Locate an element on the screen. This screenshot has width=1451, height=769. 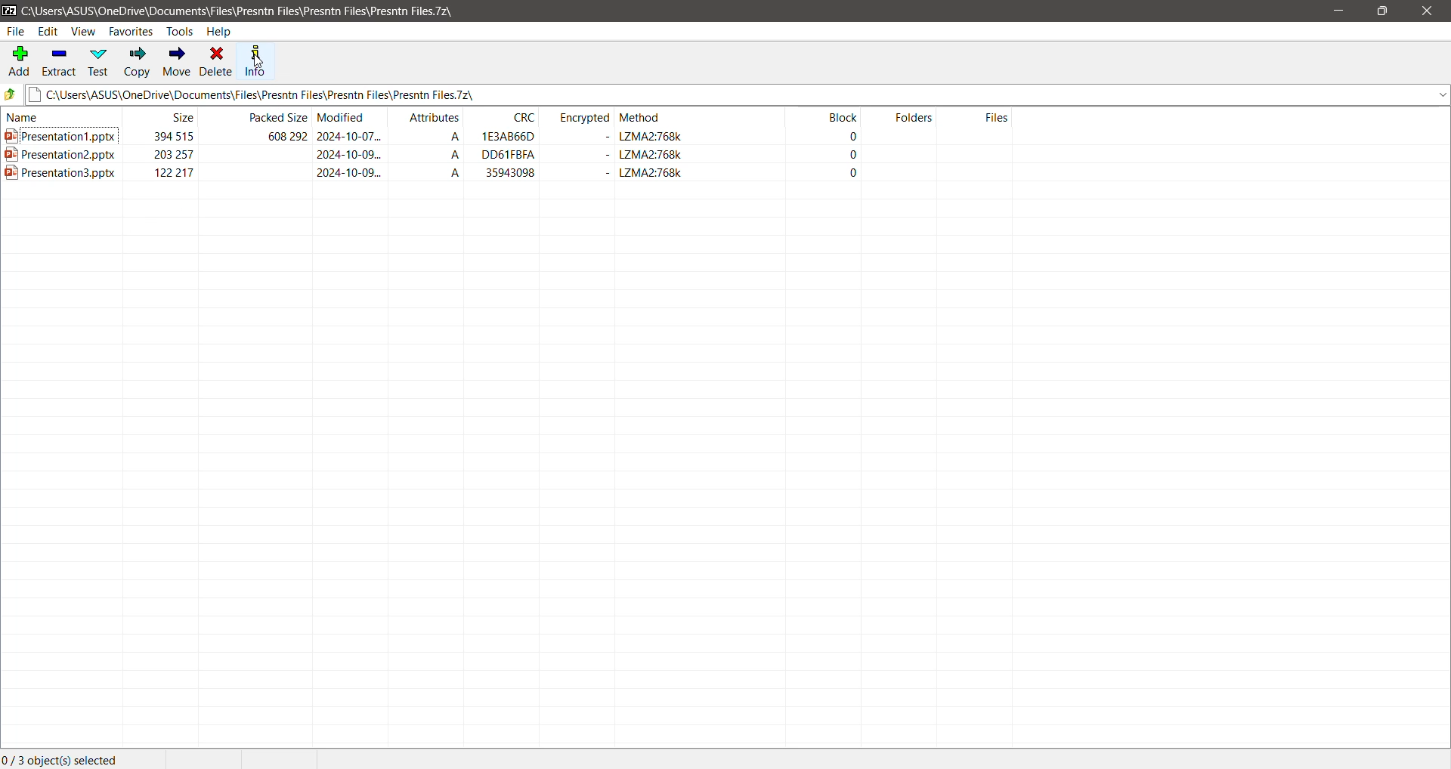
Block is located at coordinates (843, 119).